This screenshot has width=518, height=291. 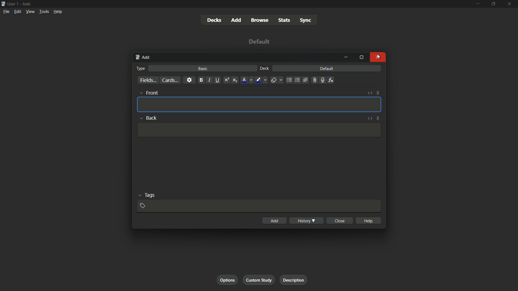 I want to click on unordered list, so click(x=289, y=80).